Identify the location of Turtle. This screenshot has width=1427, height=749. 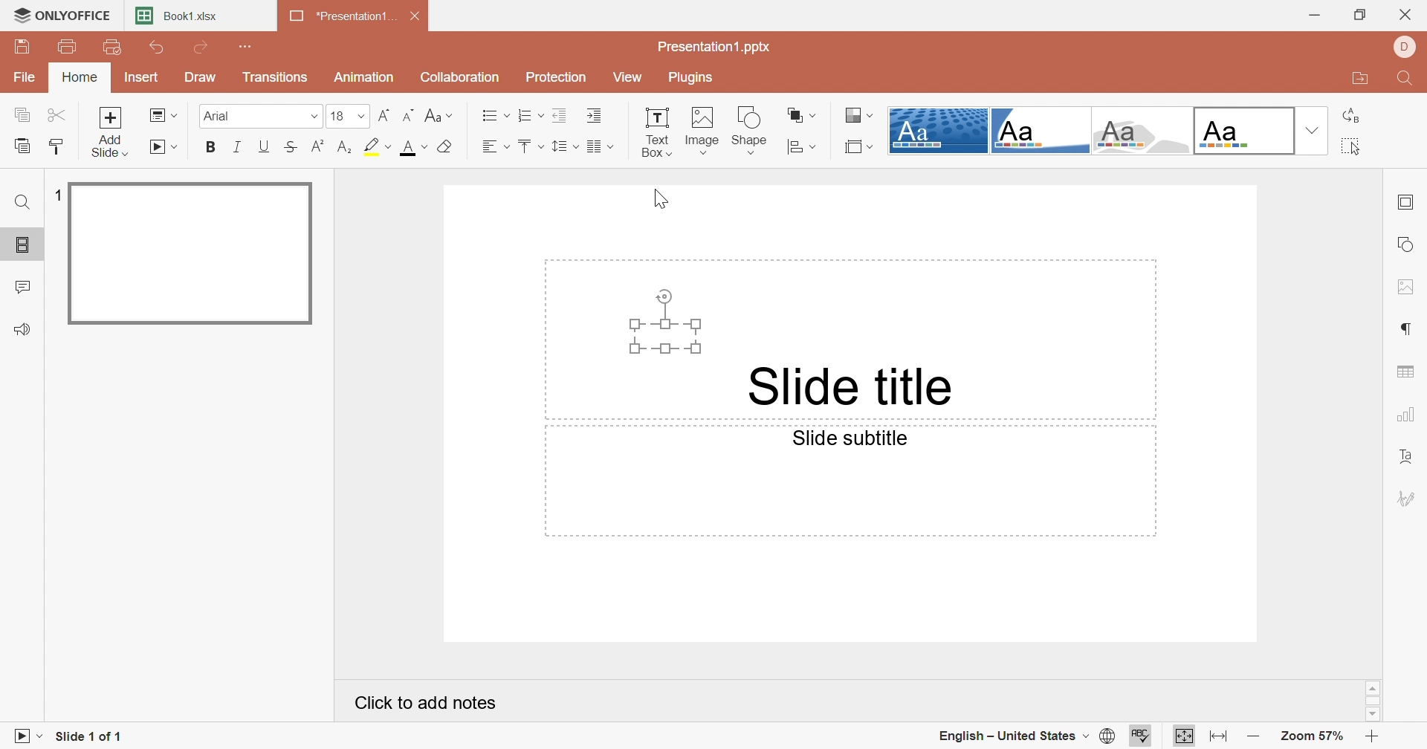
(1140, 131).